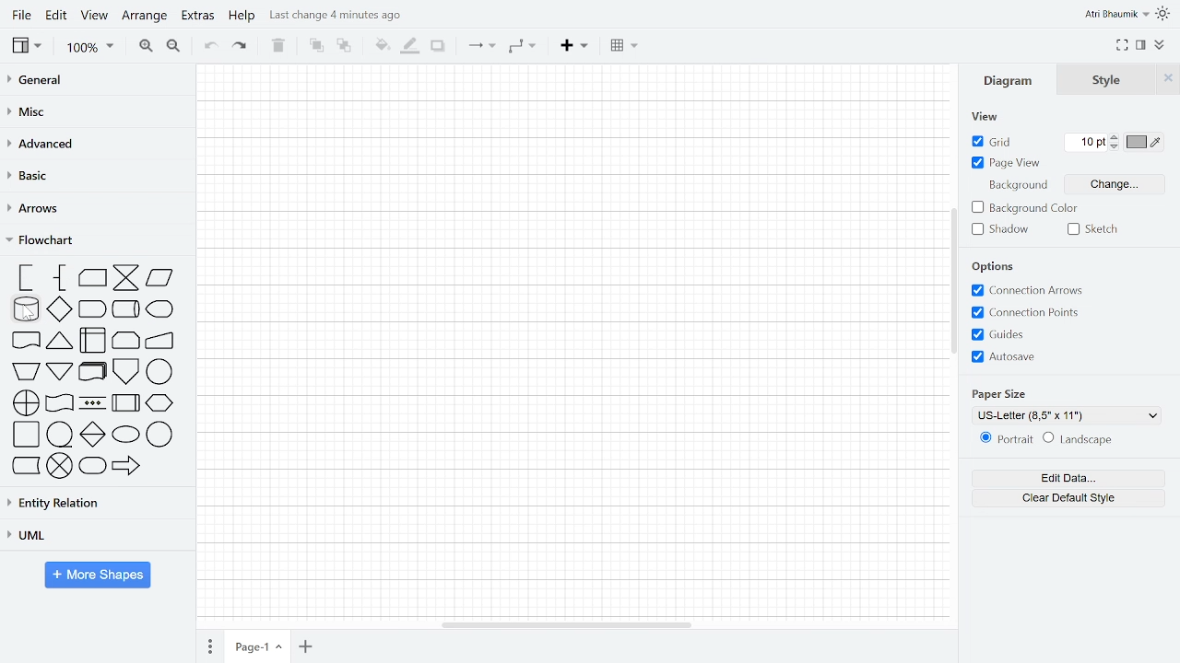  I want to click on transfer, so click(128, 468).